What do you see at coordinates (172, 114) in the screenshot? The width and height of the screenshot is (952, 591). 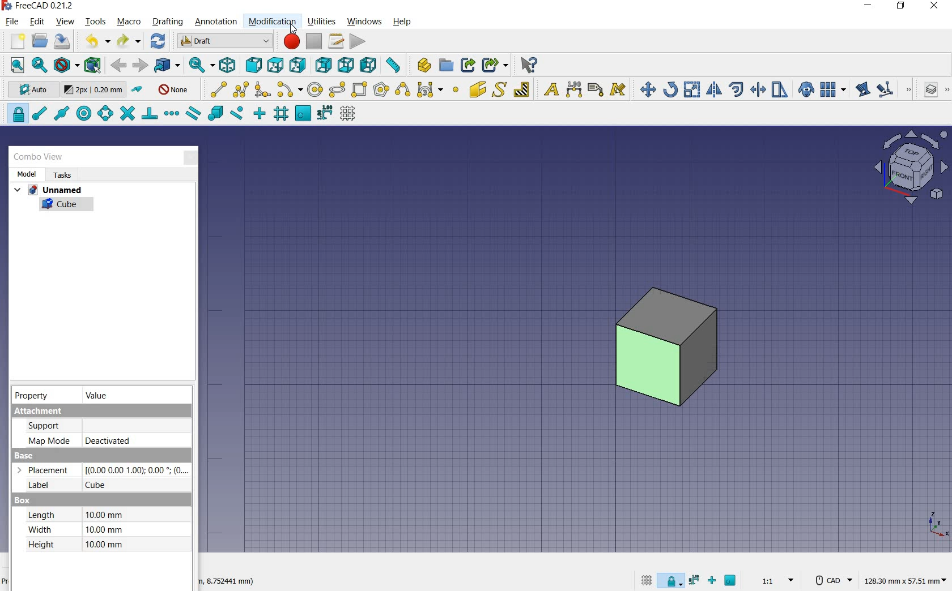 I see `snap extension` at bounding box center [172, 114].